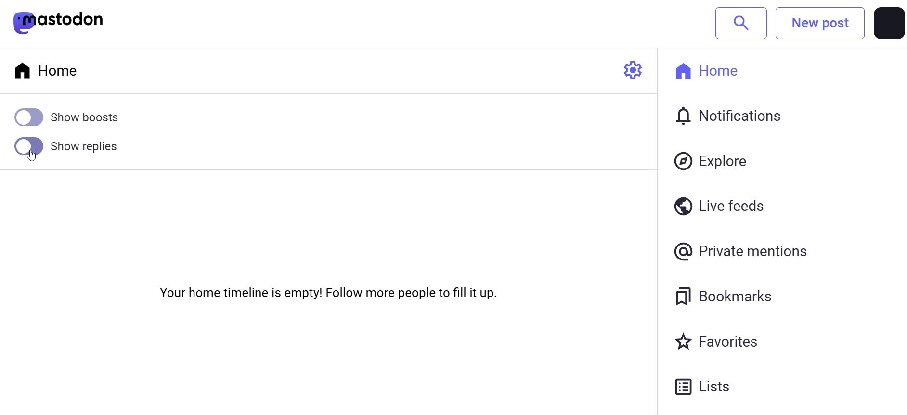 This screenshot has width=907, height=415. I want to click on profile, so click(890, 25).